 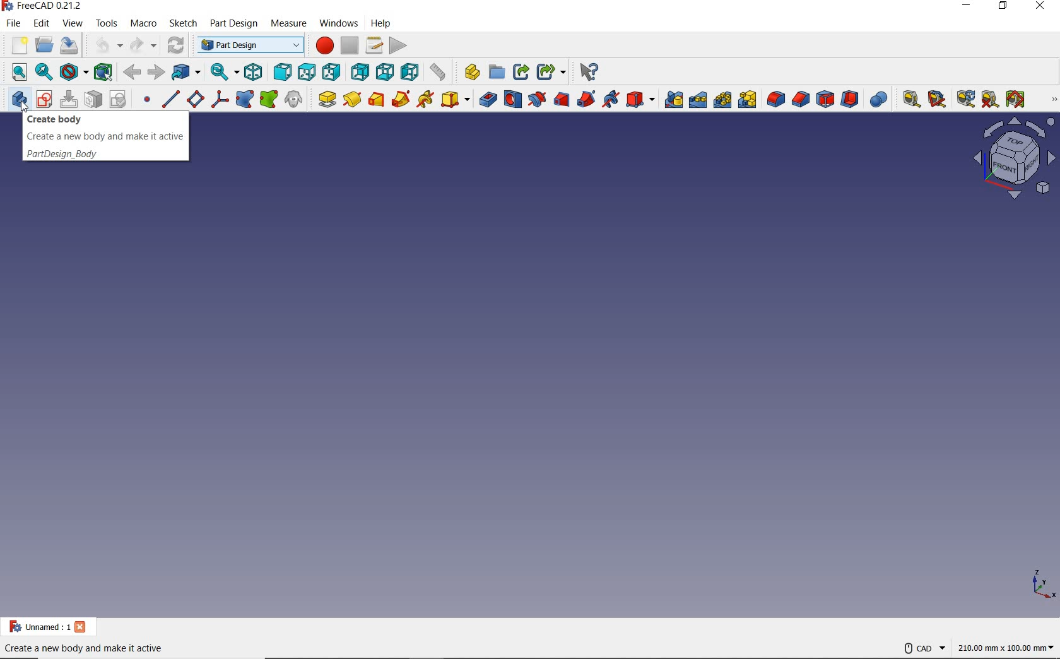 What do you see at coordinates (325, 47) in the screenshot?
I see `macros recording` at bounding box center [325, 47].